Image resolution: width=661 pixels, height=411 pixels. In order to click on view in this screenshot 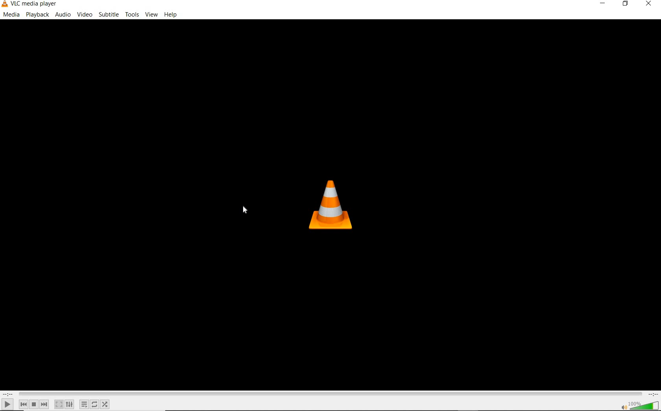, I will do `click(152, 15)`.